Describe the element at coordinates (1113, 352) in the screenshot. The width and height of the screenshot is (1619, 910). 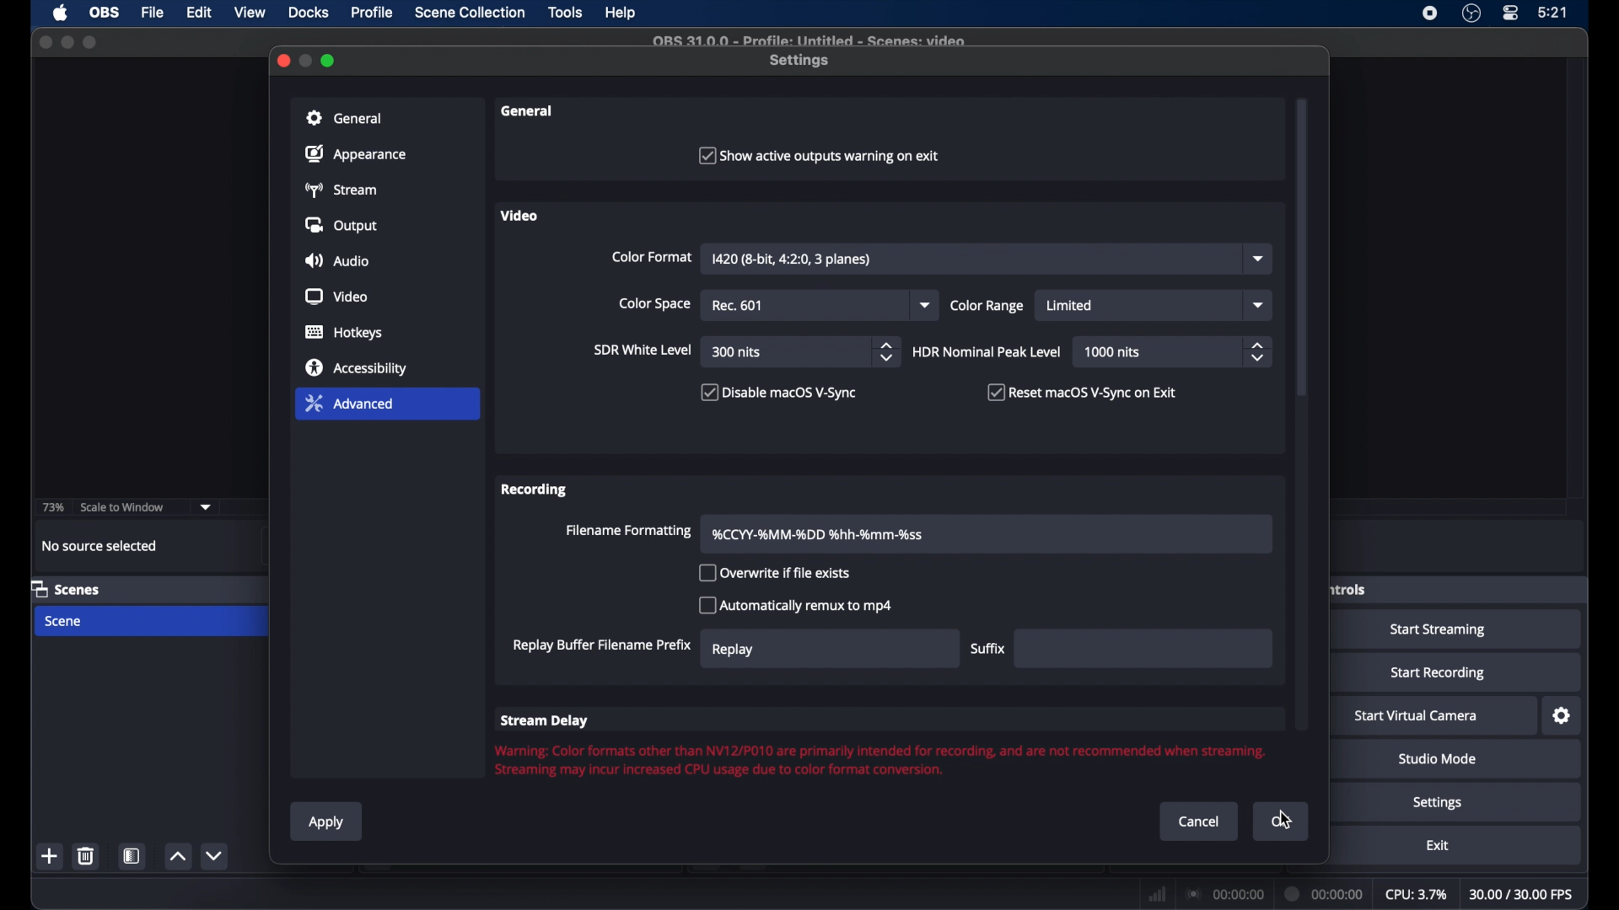
I see `1000 nits` at that location.